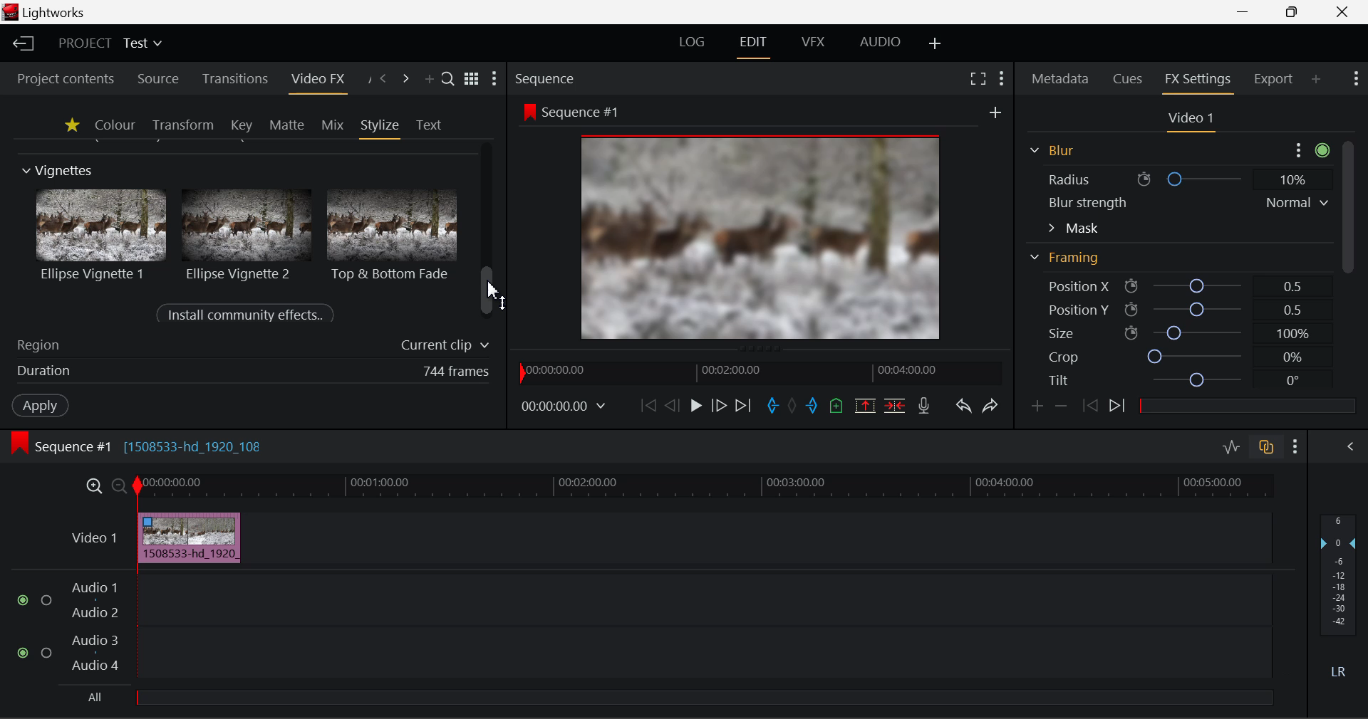  What do you see at coordinates (1176, 380) in the screenshot?
I see `Tilt` at bounding box center [1176, 380].